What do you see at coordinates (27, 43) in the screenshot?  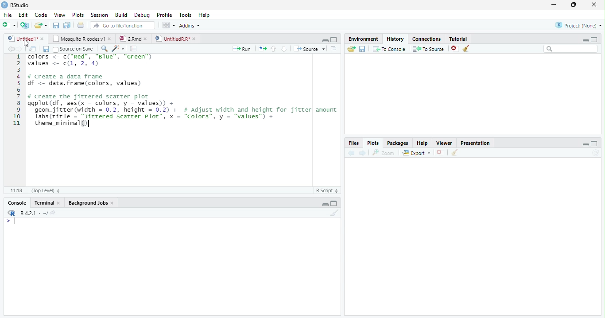 I see `cursor` at bounding box center [27, 43].